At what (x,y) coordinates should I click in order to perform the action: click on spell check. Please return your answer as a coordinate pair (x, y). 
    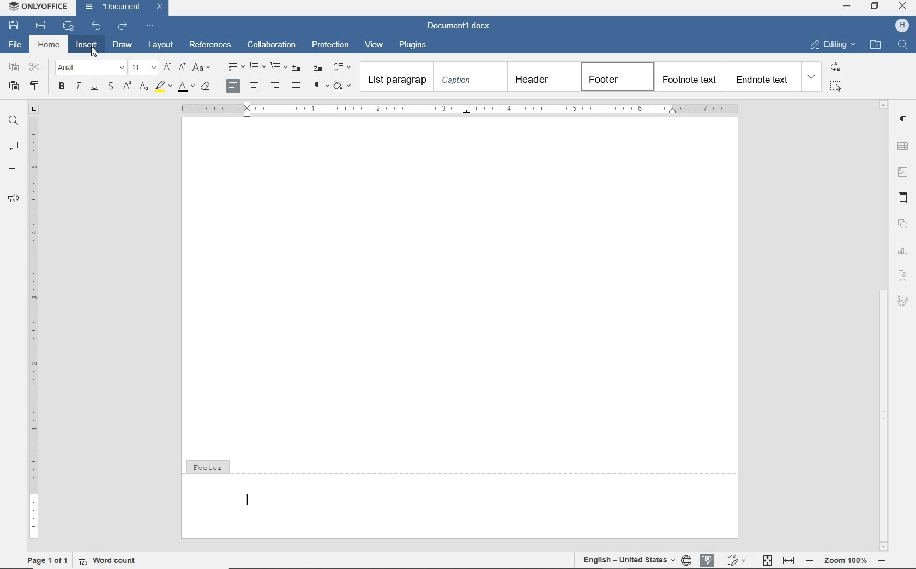
    Looking at the image, I should click on (708, 561).